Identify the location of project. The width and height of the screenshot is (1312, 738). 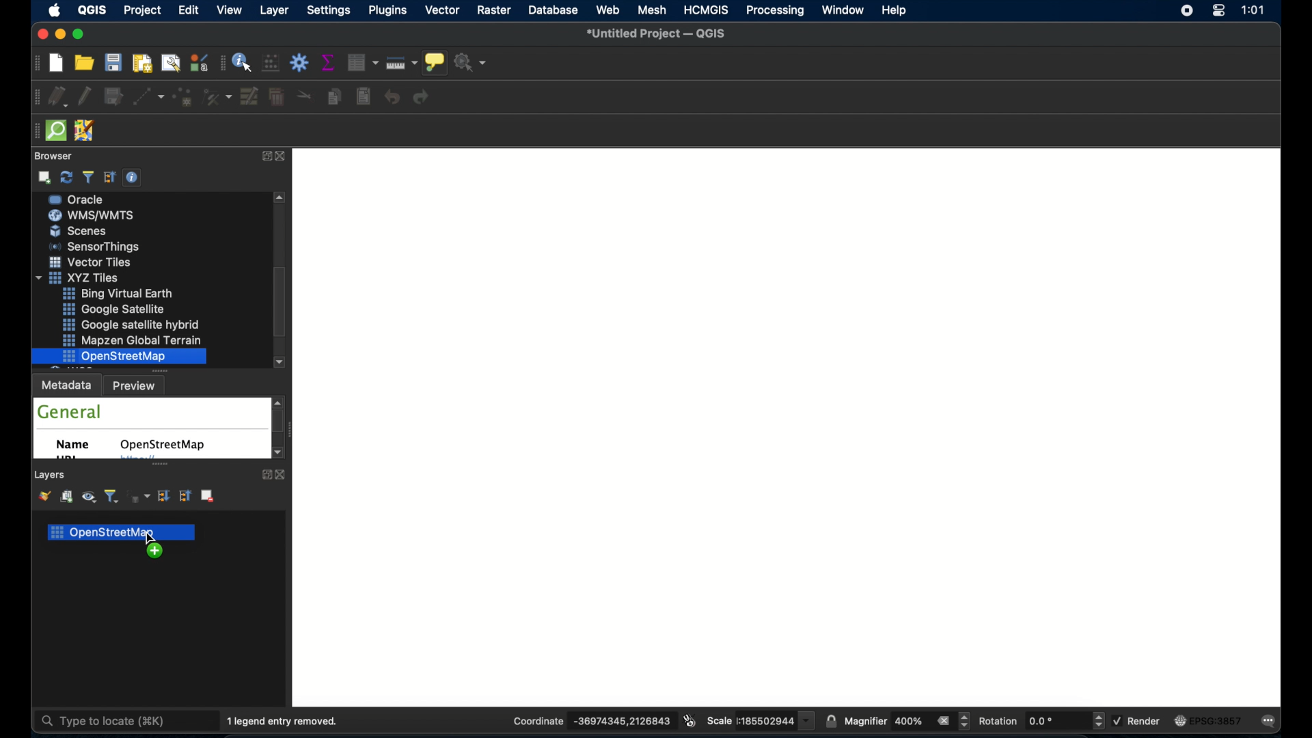
(143, 10).